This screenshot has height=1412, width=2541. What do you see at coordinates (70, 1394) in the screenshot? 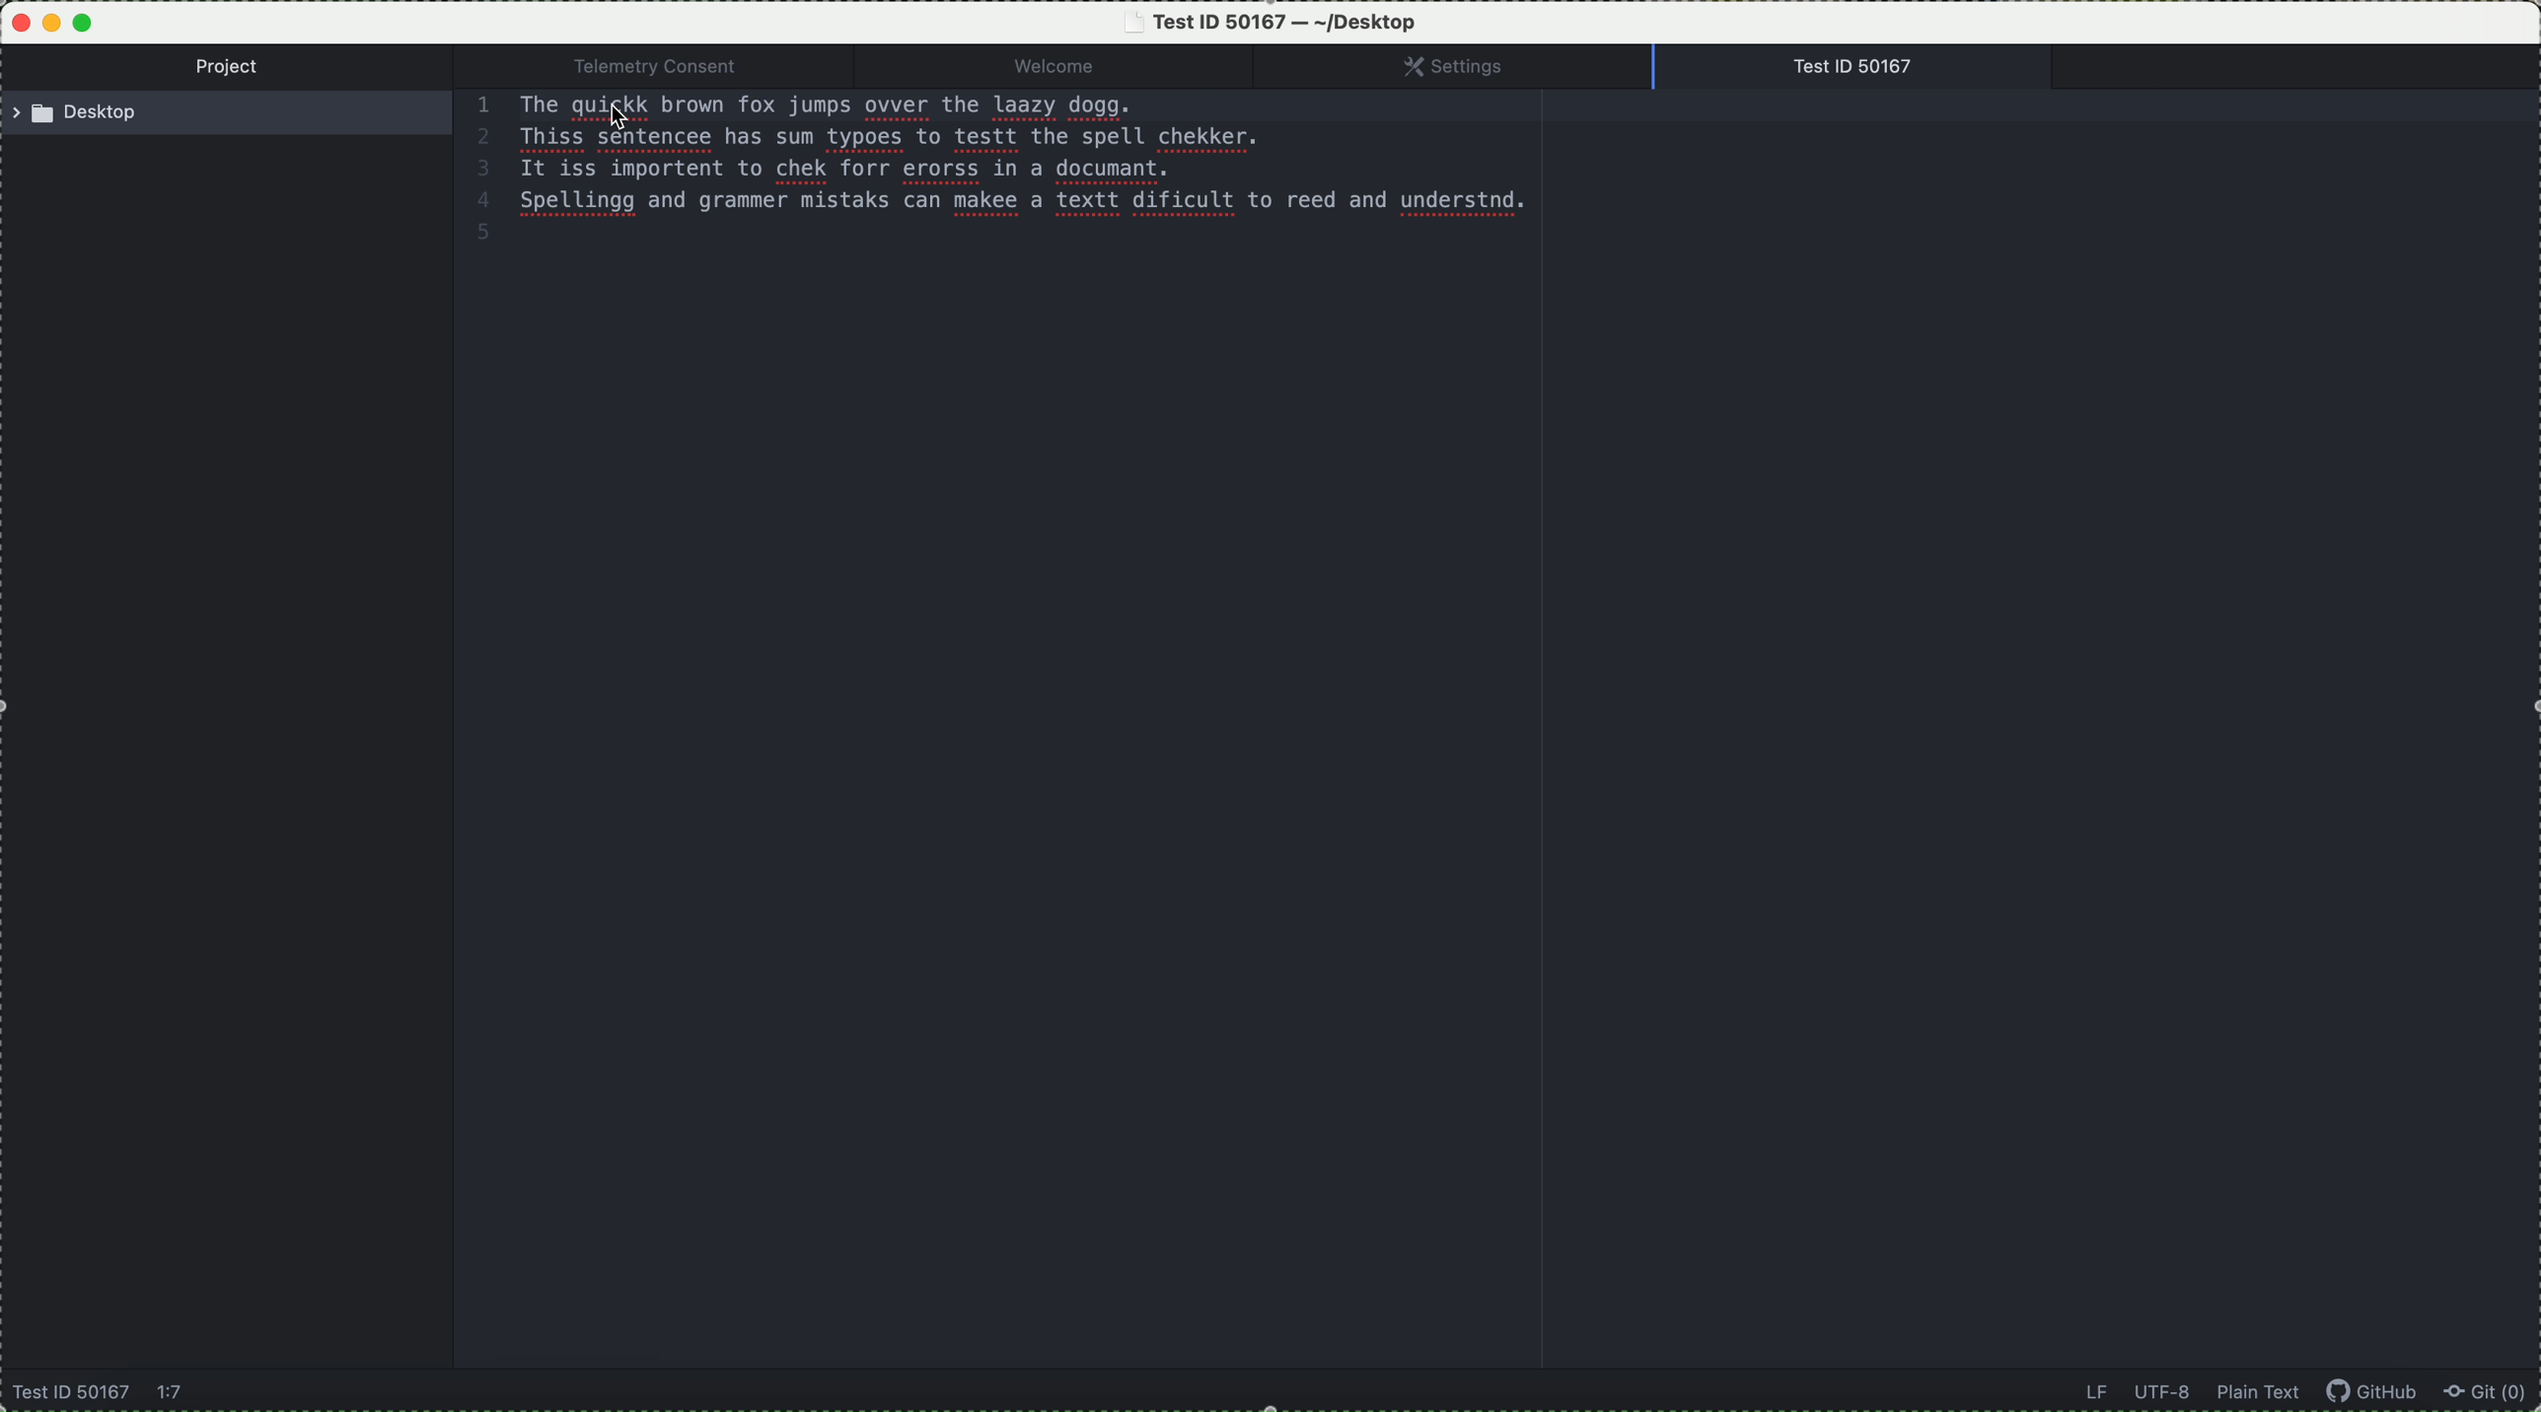
I see `name file` at bounding box center [70, 1394].